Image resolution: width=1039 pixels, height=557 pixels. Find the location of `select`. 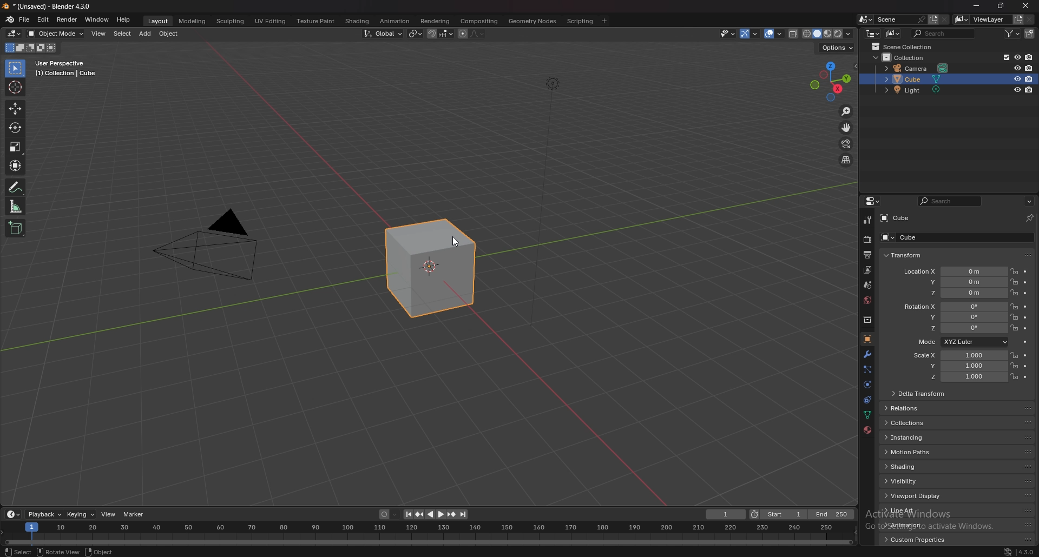

select is located at coordinates (16, 69).